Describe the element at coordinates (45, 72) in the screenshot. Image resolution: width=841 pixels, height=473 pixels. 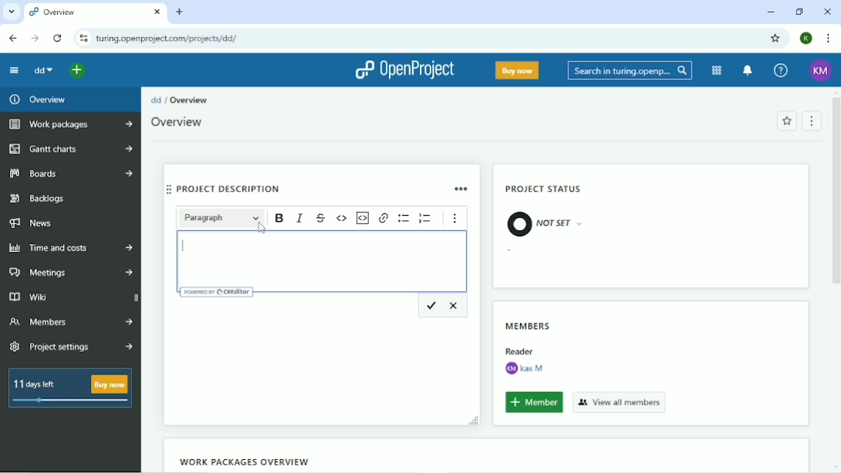
I see `dd` at that location.